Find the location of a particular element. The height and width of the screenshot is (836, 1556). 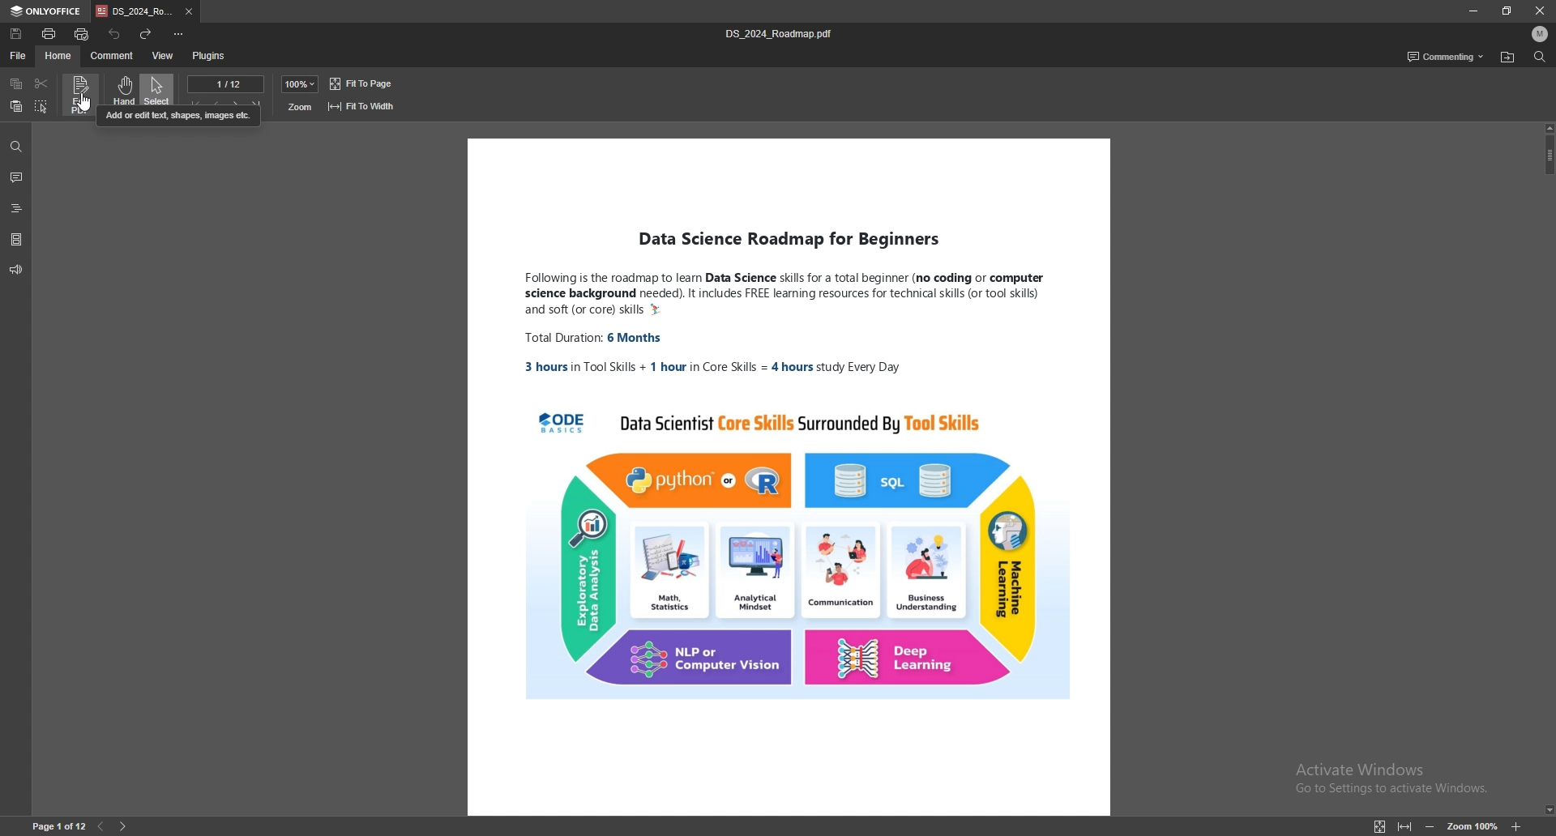

copy is located at coordinates (16, 83).